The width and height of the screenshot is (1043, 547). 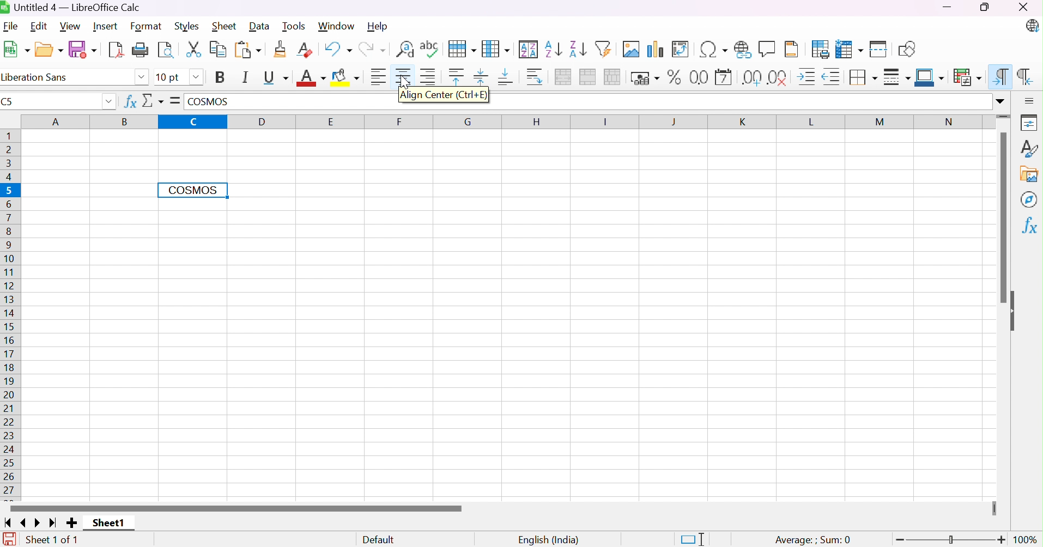 What do you see at coordinates (1000, 102) in the screenshot?
I see `Drop Down` at bounding box center [1000, 102].